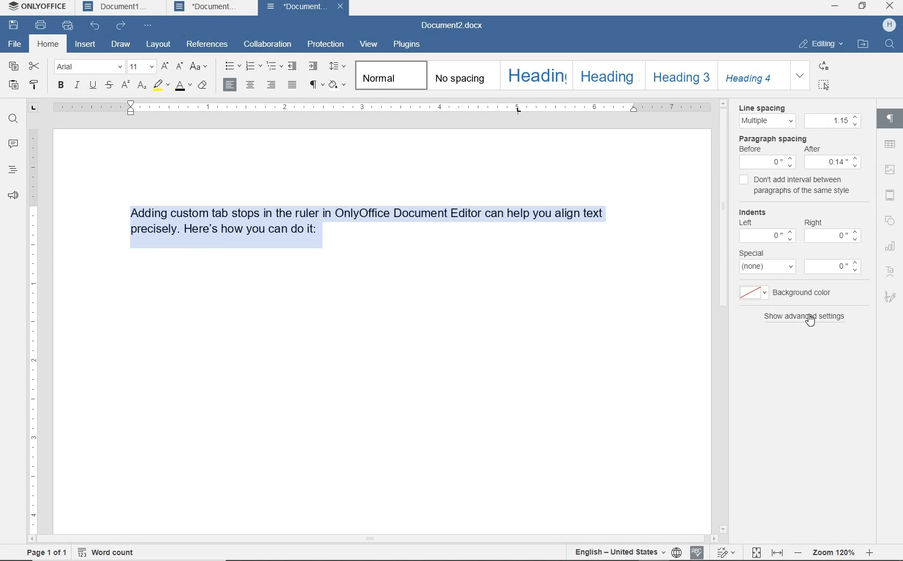 The height and width of the screenshot is (561, 903). What do you see at coordinates (34, 324) in the screenshot?
I see `ruler` at bounding box center [34, 324].